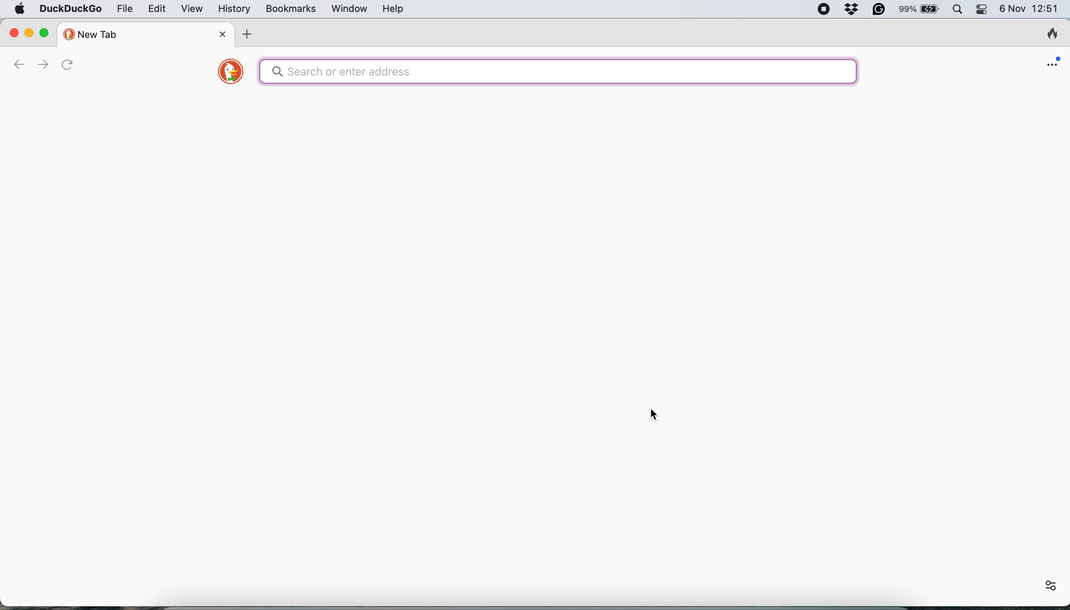 The height and width of the screenshot is (610, 1070). Describe the element at coordinates (1048, 33) in the screenshot. I see `clear browsing history` at that location.